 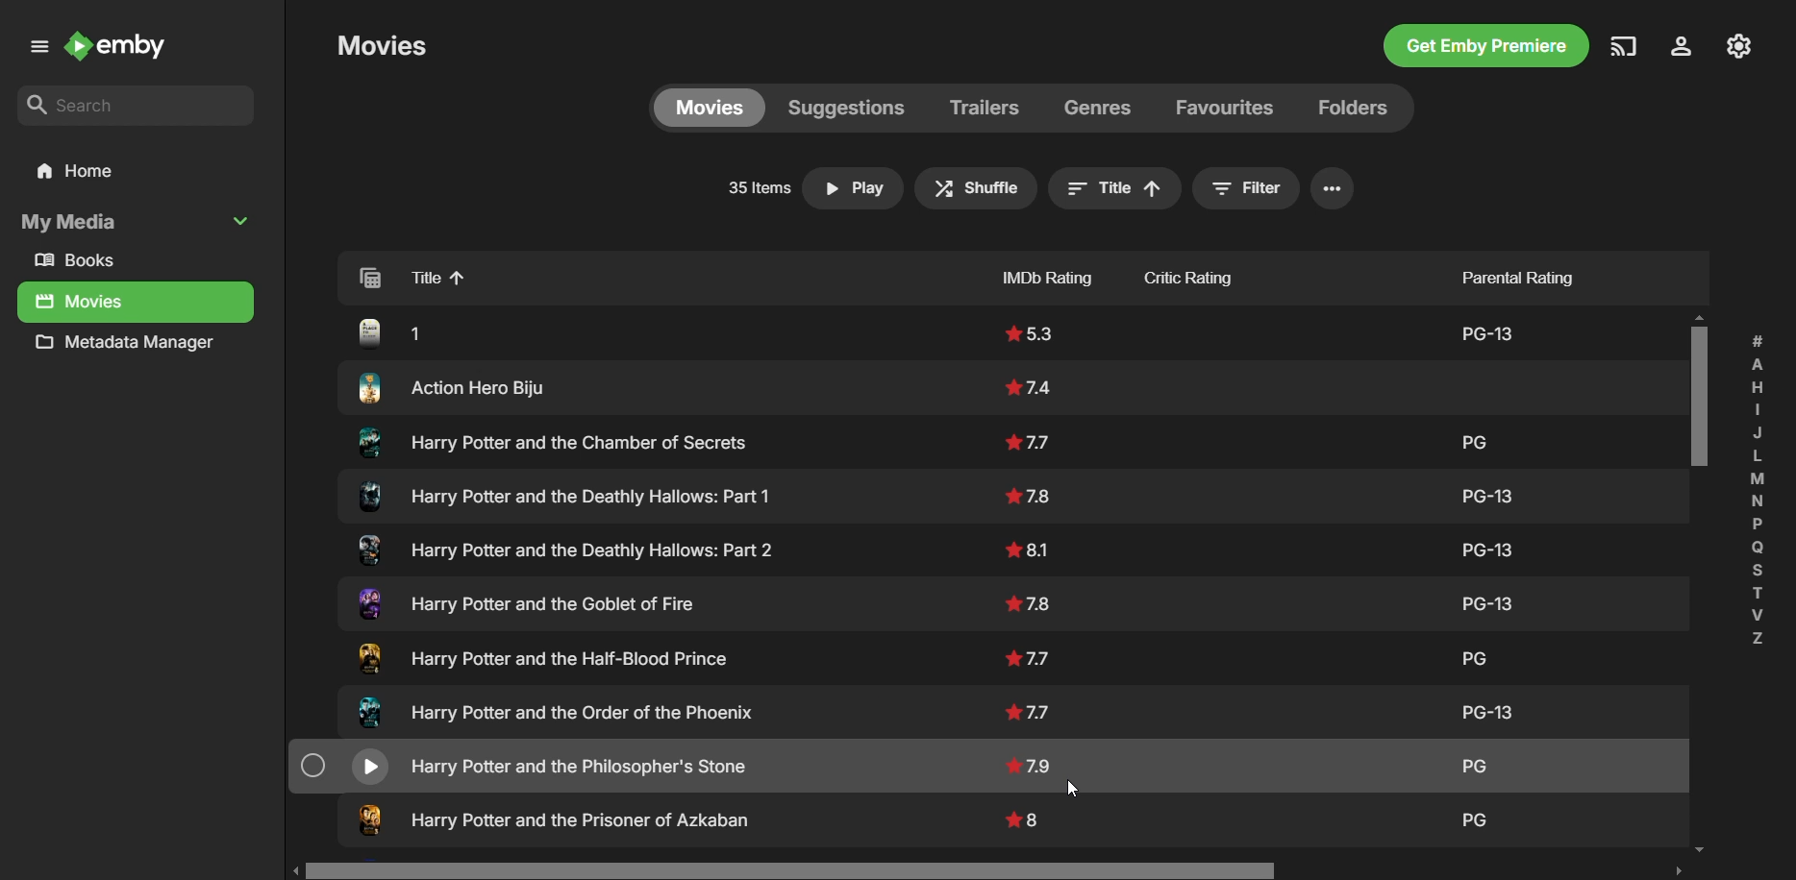 I want to click on , so click(x=528, y=762).